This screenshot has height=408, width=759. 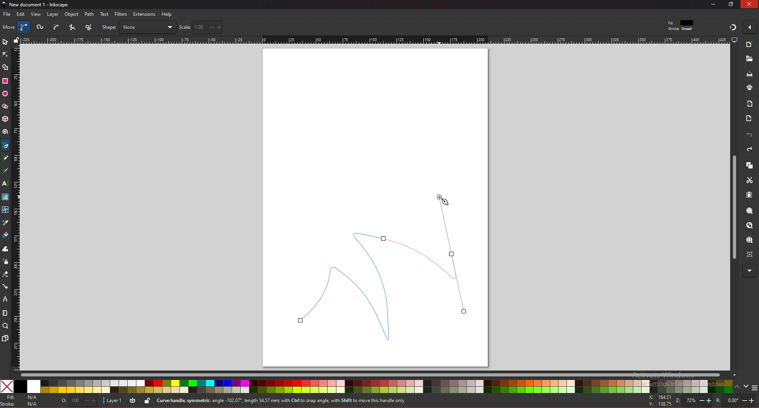 I want to click on bezier curve, so click(x=385, y=267).